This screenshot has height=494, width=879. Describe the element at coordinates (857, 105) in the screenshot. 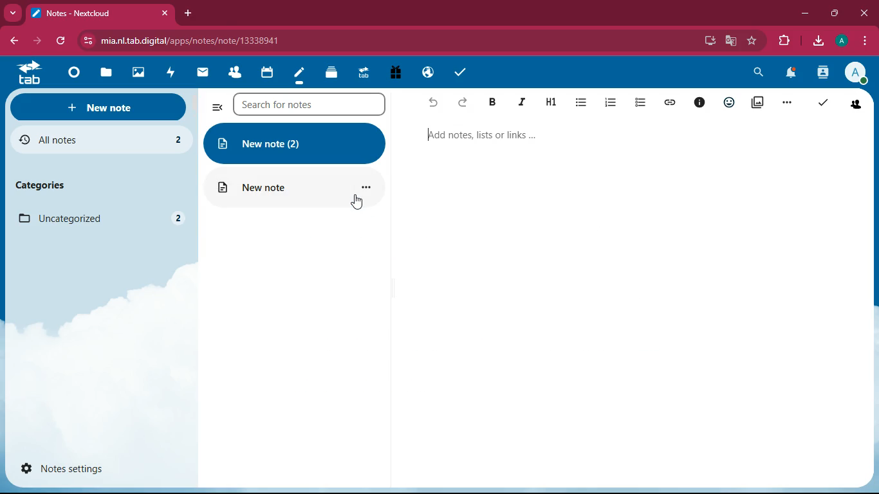

I see `friends` at that location.